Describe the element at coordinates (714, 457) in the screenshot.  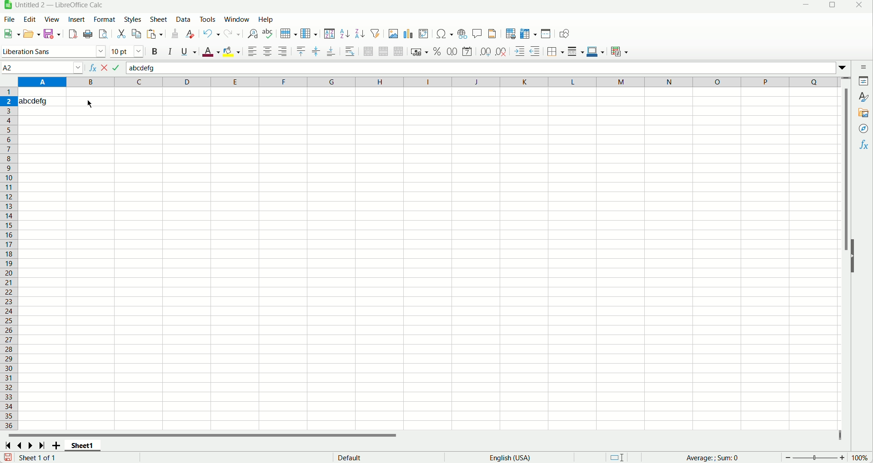
I see `average:; sum:0` at that location.